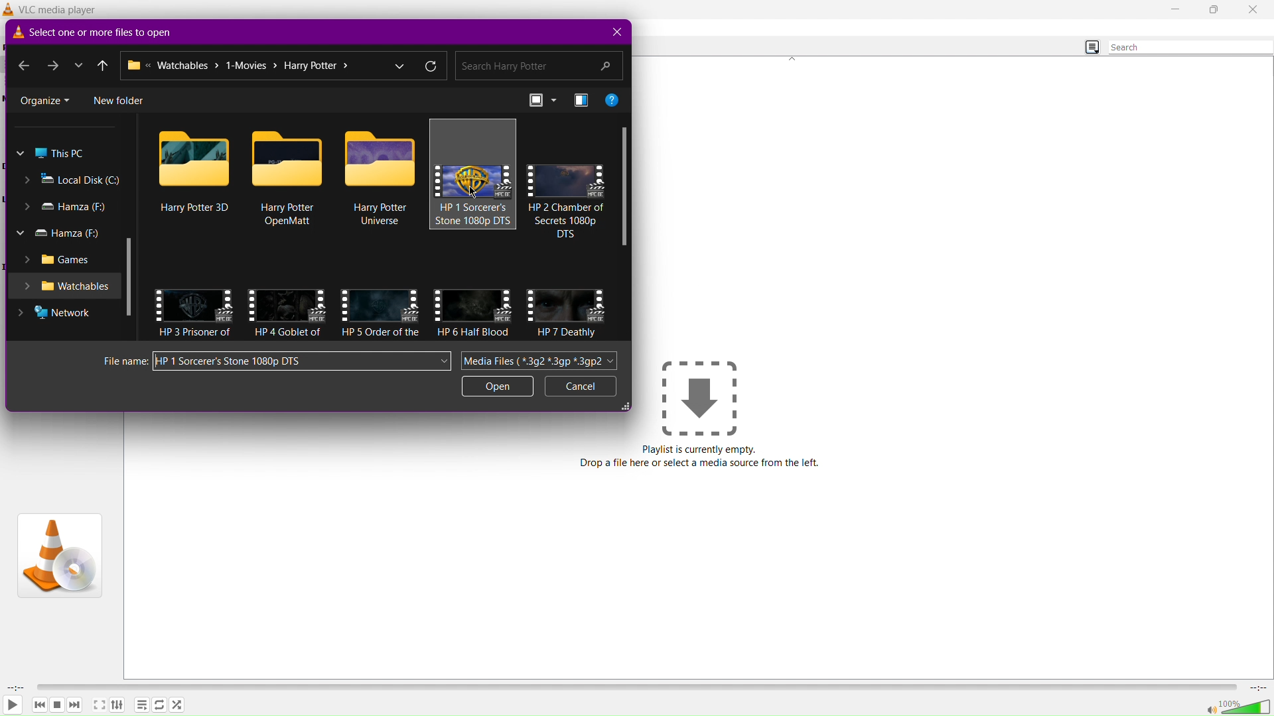 The width and height of the screenshot is (1274, 716). I want to click on video file, so click(287, 304).